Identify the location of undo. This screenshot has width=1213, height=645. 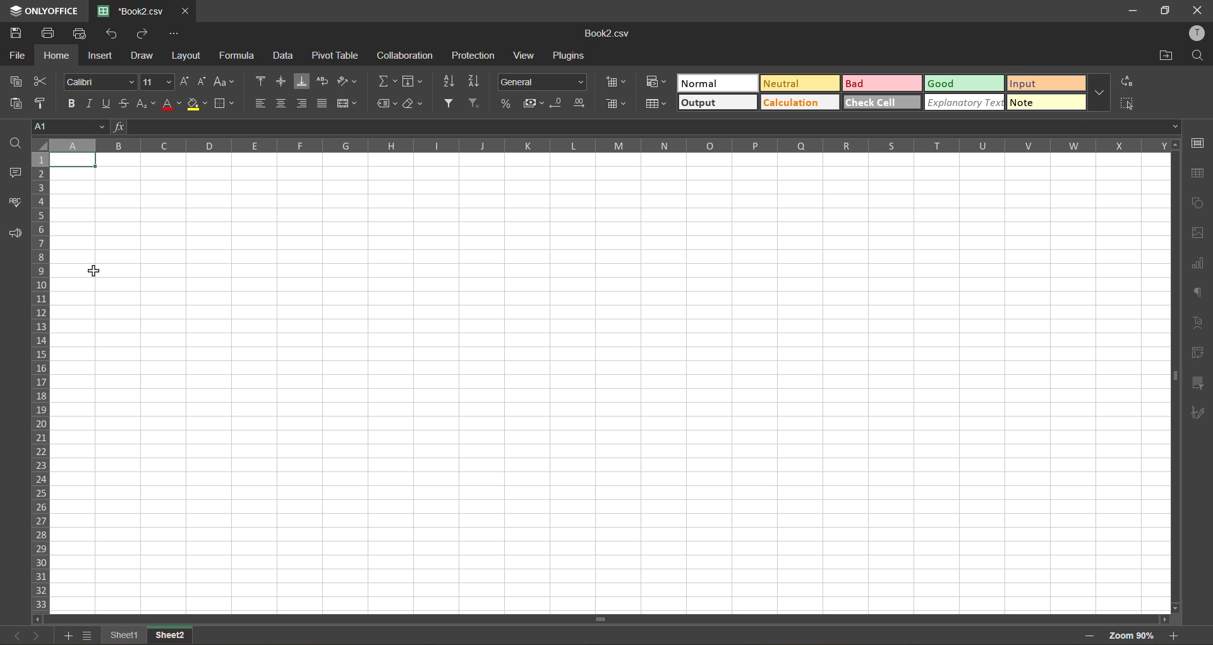
(111, 33).